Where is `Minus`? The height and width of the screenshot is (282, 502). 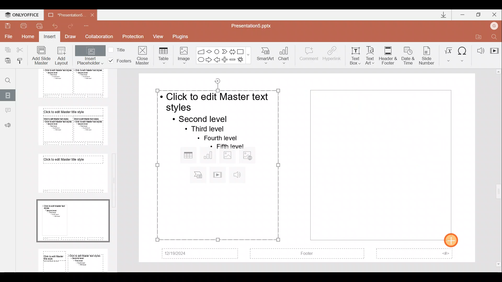 Minus is located at coordinates (233, 60).